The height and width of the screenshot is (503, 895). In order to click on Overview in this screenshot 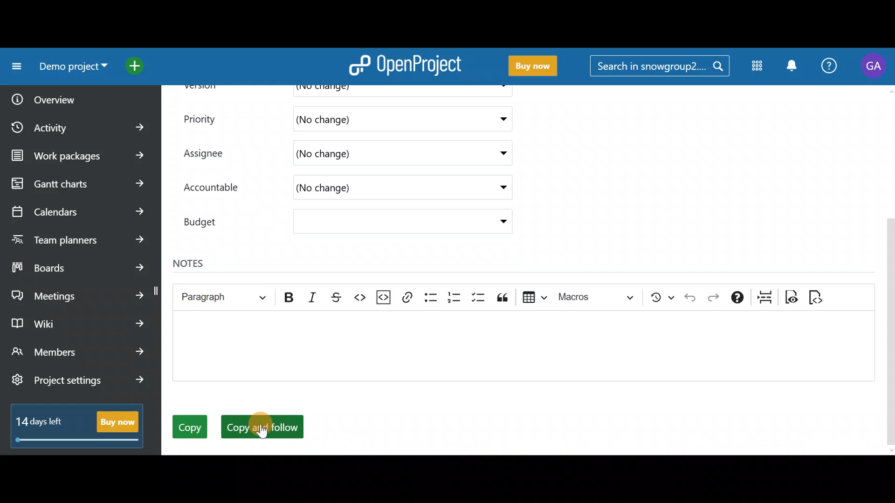, I will do `click(70, 96)`.